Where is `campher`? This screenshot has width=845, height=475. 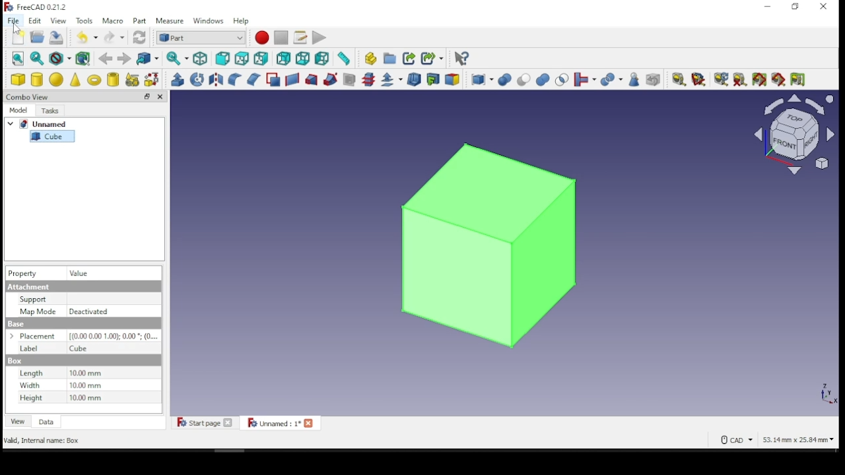 campher is located at coordinates (253, 79).